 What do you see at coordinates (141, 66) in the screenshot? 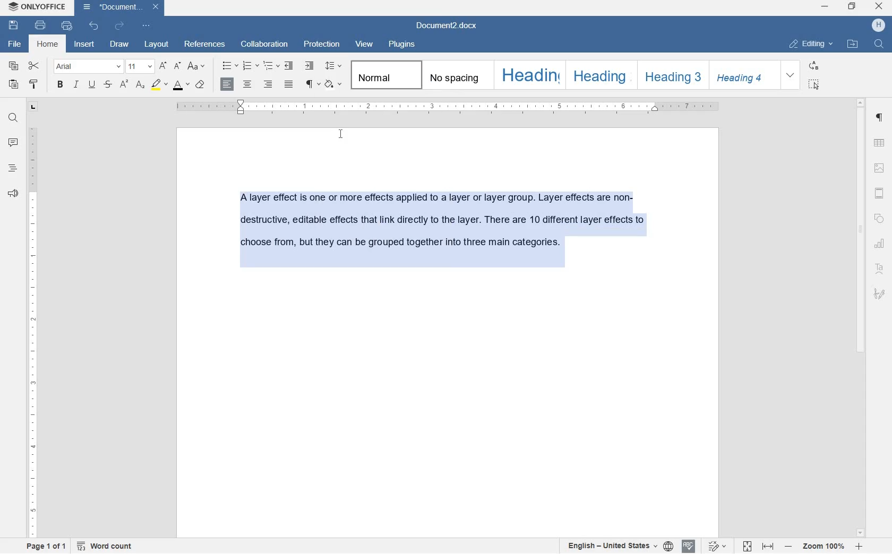
I see `font size` at bounding box center [141, 66].